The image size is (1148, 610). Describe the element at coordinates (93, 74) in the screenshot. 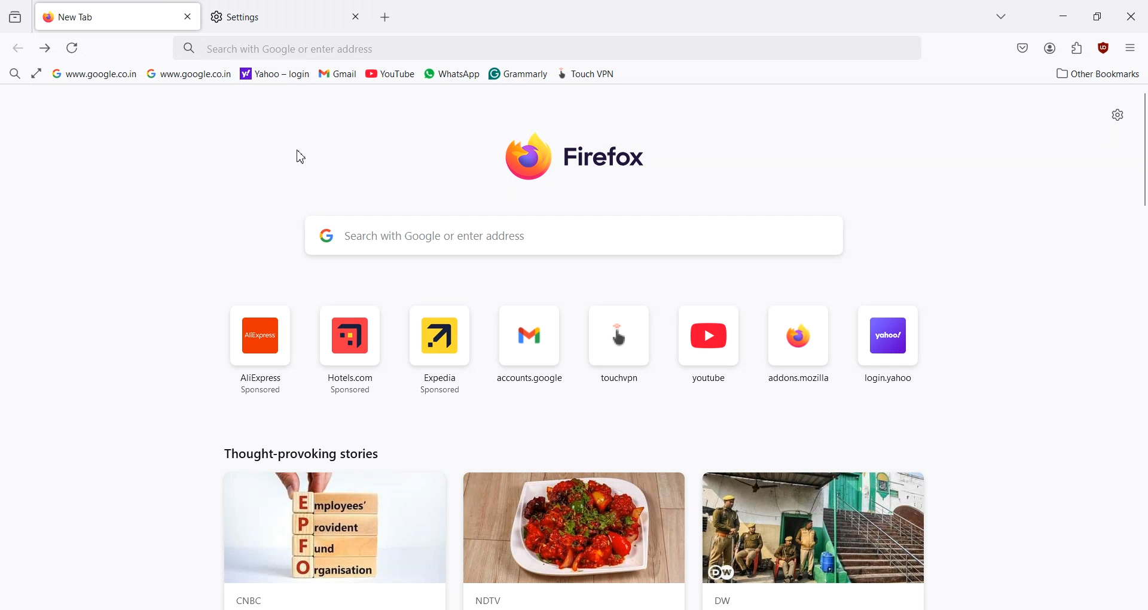

I see `Google Bookmark` at that location.